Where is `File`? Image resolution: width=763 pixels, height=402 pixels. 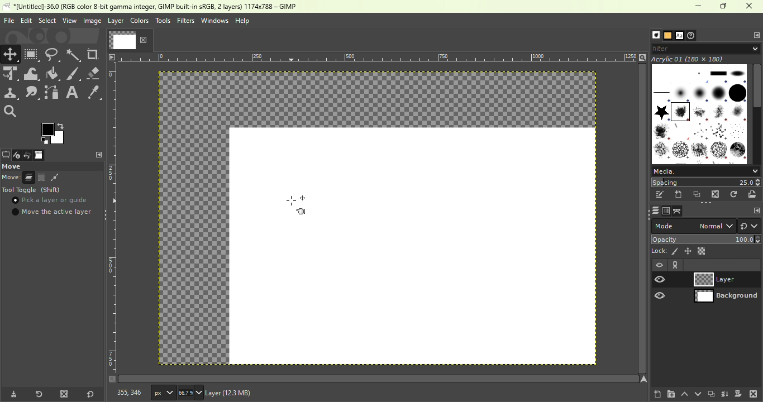
File is located at coordinates (8, 20).